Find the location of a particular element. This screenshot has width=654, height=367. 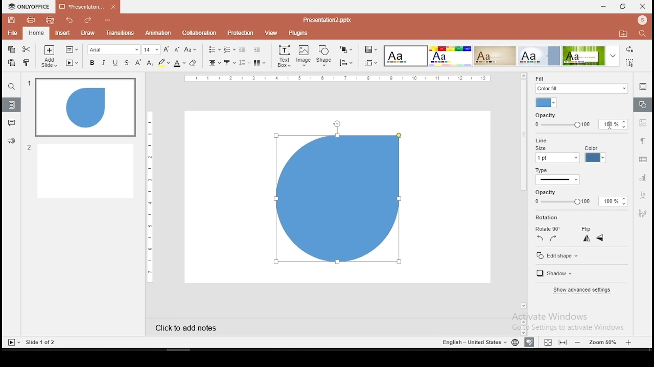

strikethrough is located at coordinates (127, 62).